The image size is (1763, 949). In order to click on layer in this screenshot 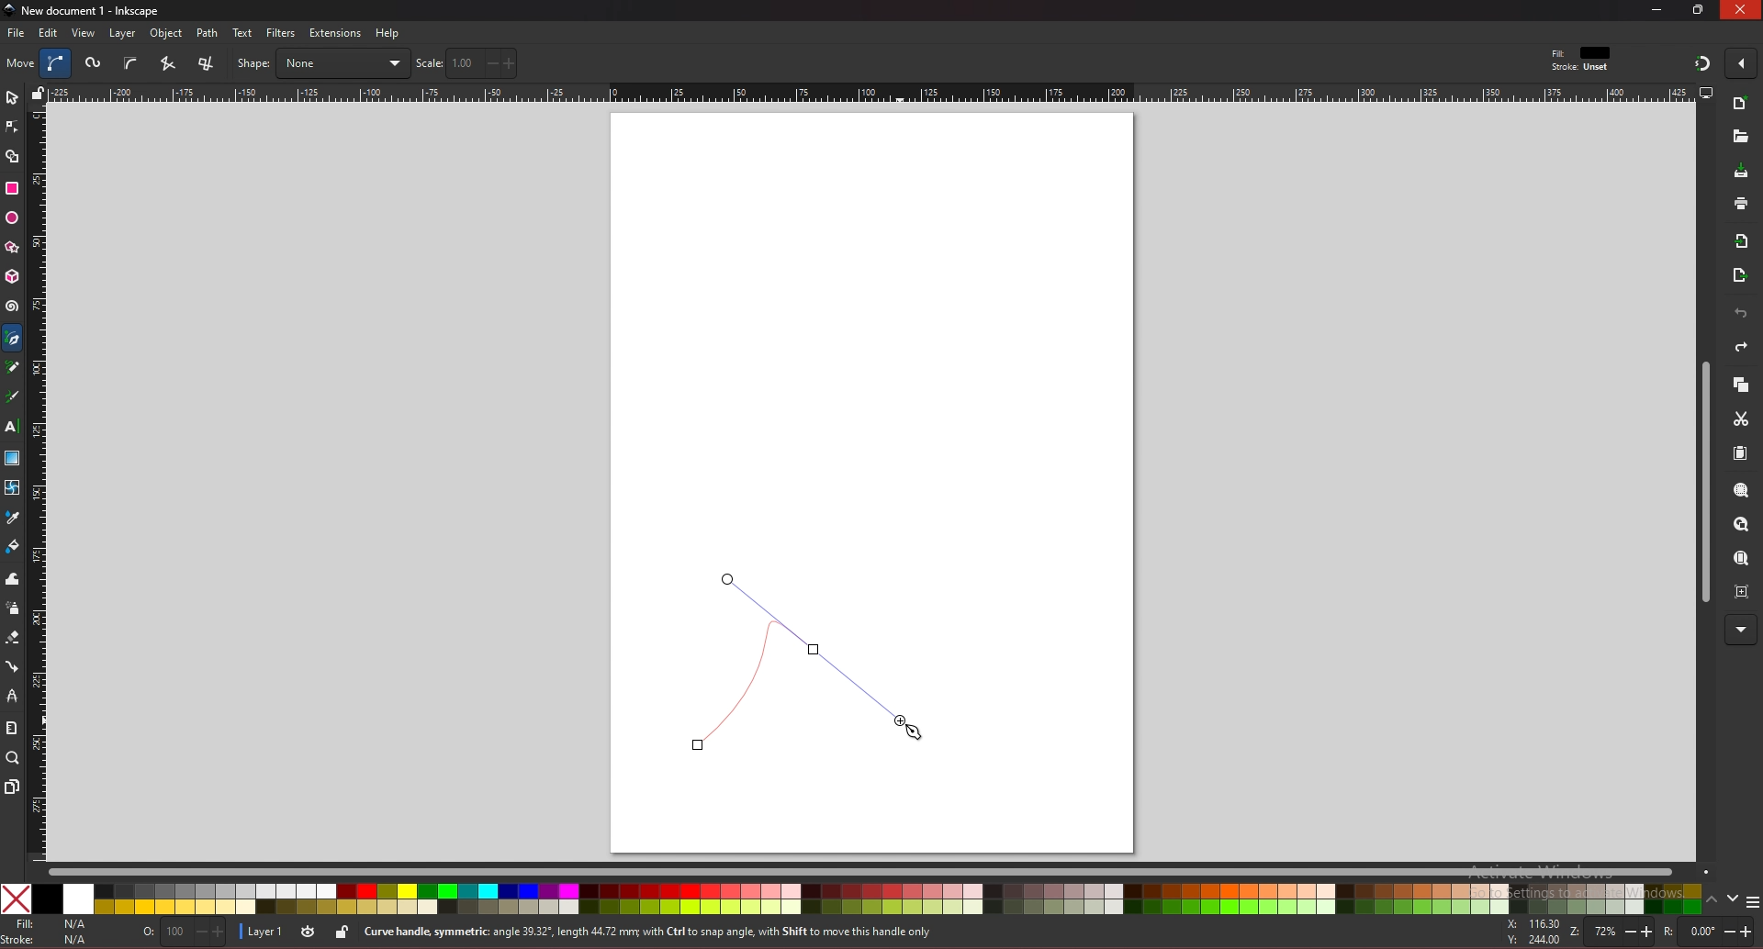, I will do `click(122, 33)`.